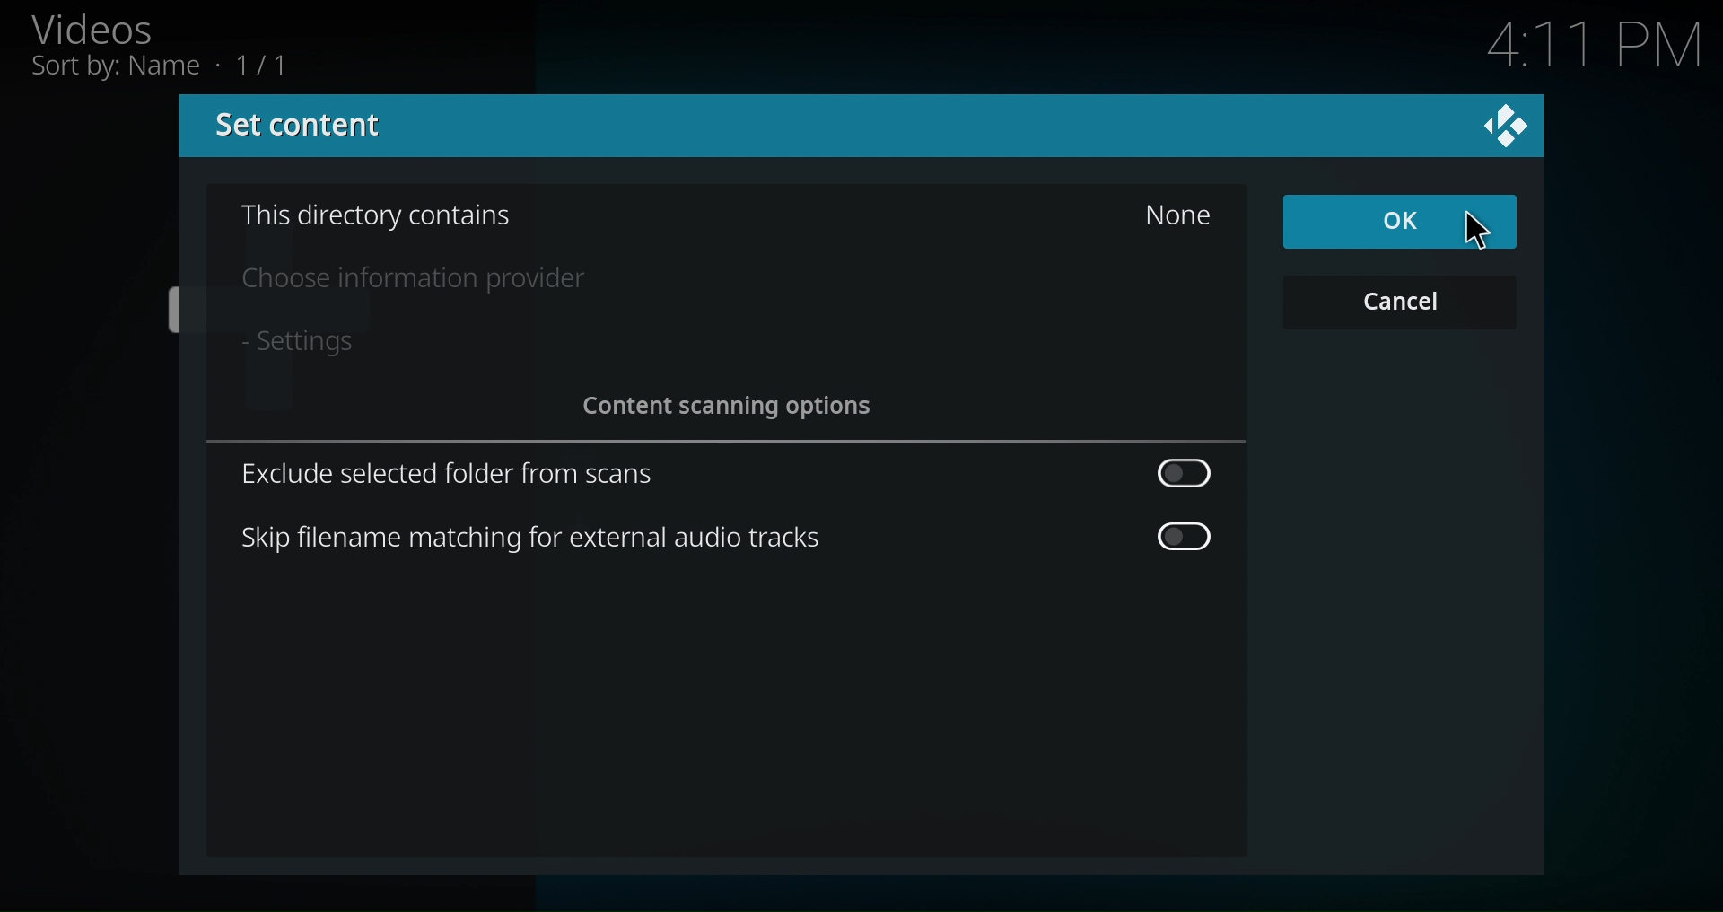  What do you see at coordinates (588, 278) in the screenshot?
I see `Choose information provider` at bounding box center [588, 278].